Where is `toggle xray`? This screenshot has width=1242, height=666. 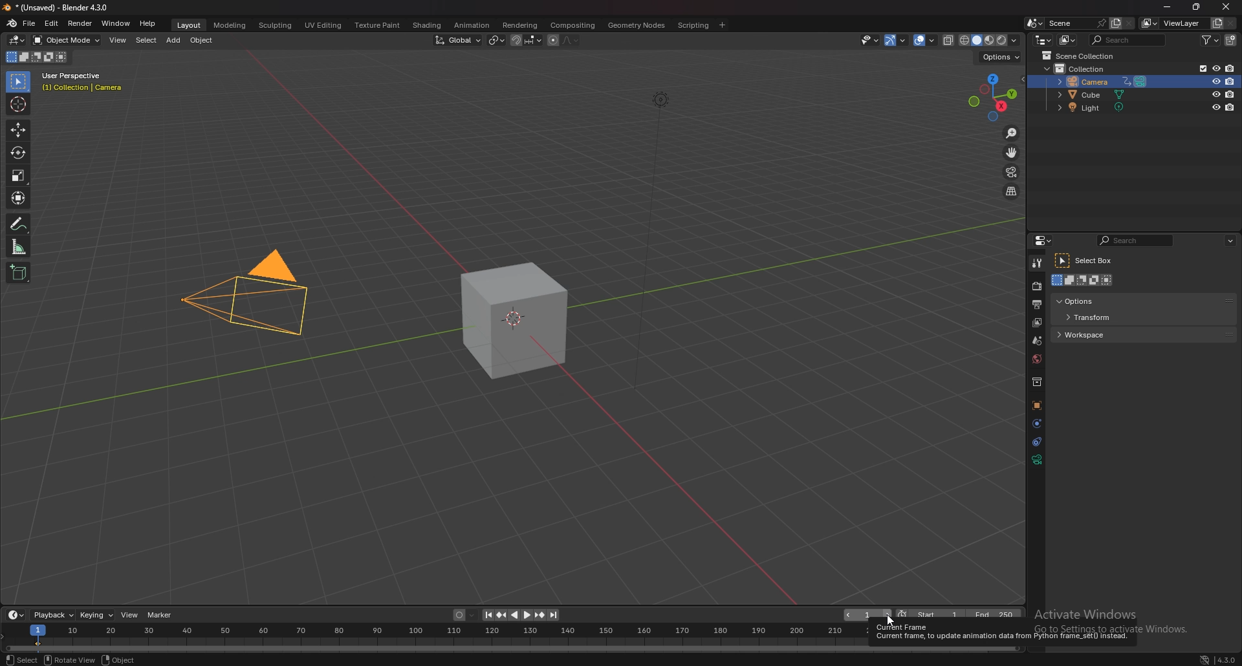
toggle xray is located at coordinates (949, 40).